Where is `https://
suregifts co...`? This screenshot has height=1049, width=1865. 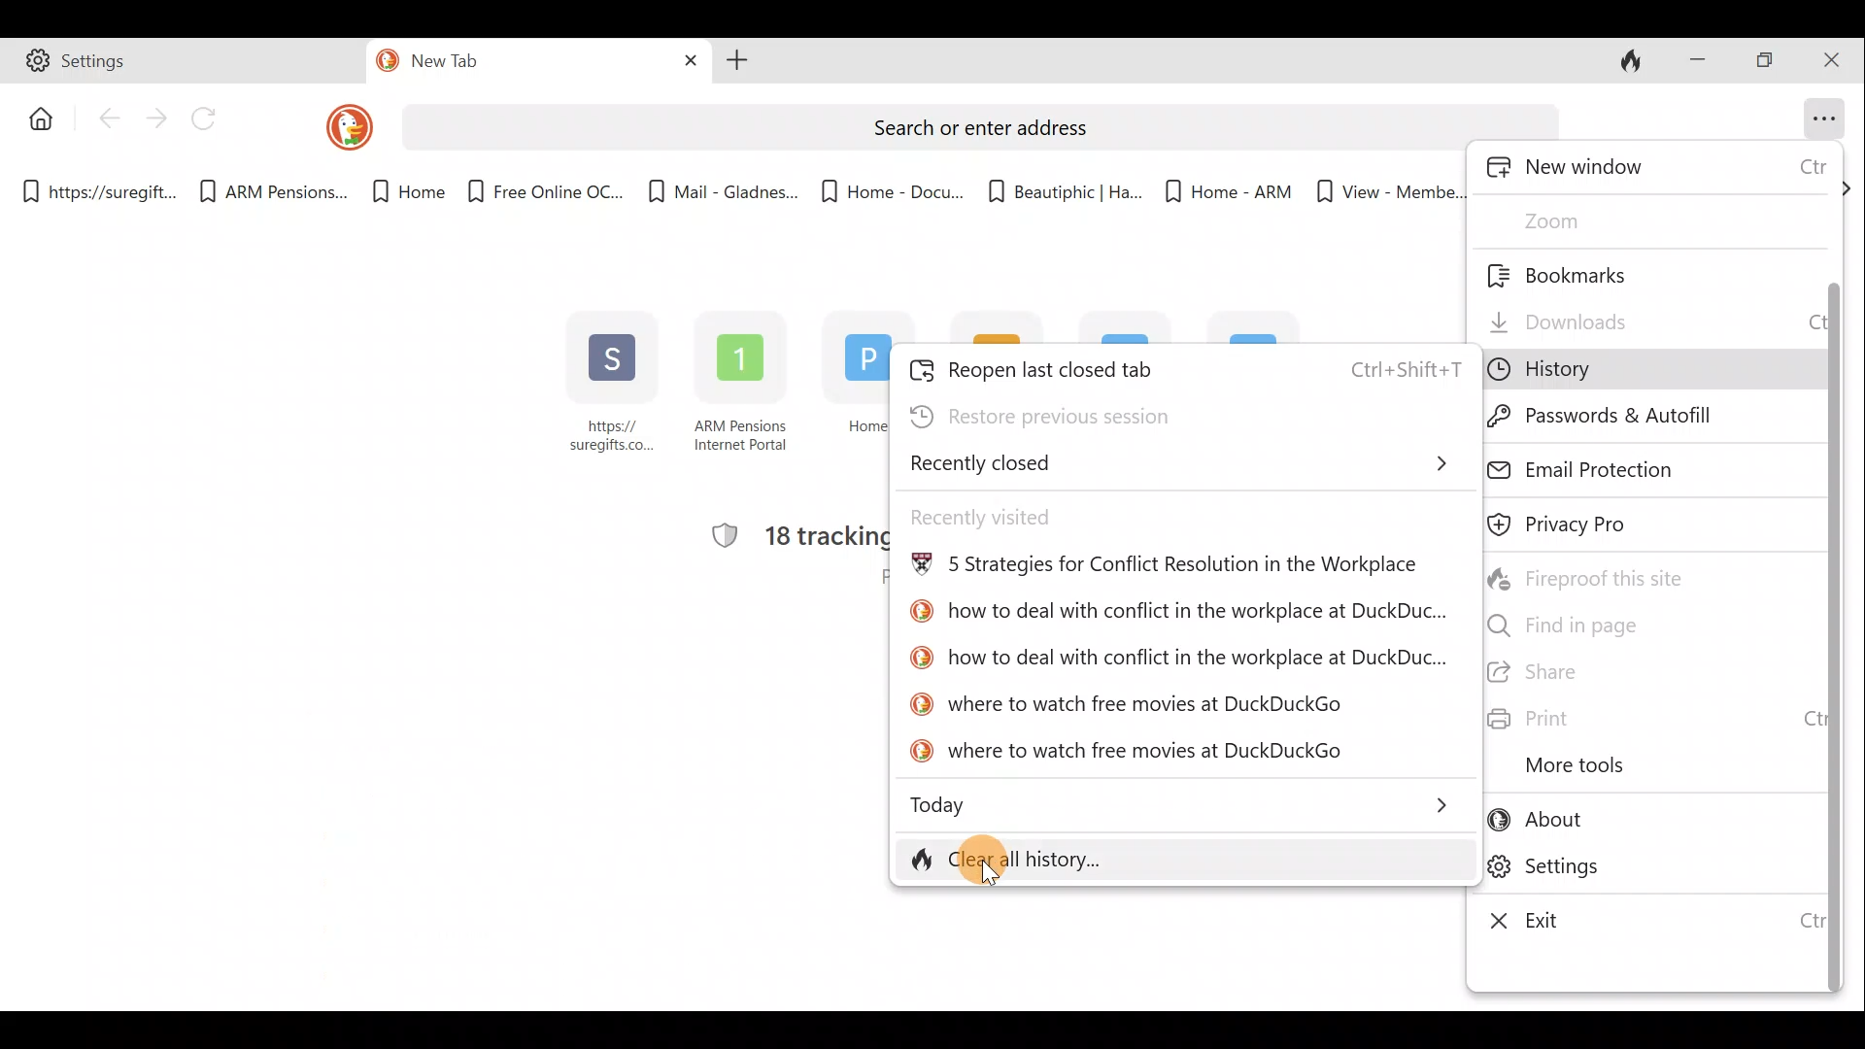 https://
suregifts co... is located at coordinates (613, 386).